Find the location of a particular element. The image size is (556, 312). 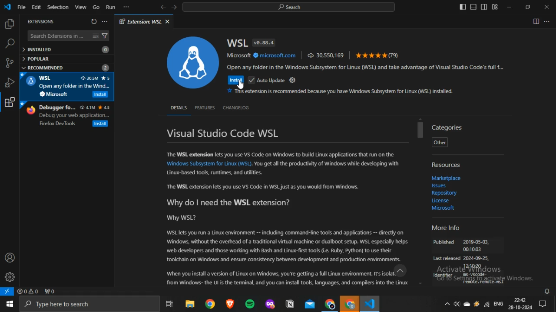

Selection is located at coordinates (57, 7).